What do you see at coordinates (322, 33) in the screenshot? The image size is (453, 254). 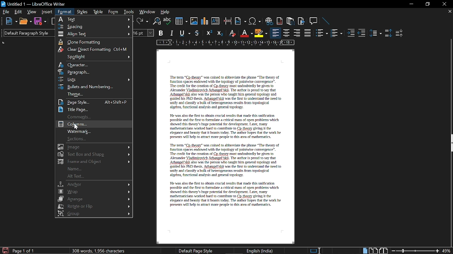 I see `Toggle unordered list` at bounding box center [322, 33].